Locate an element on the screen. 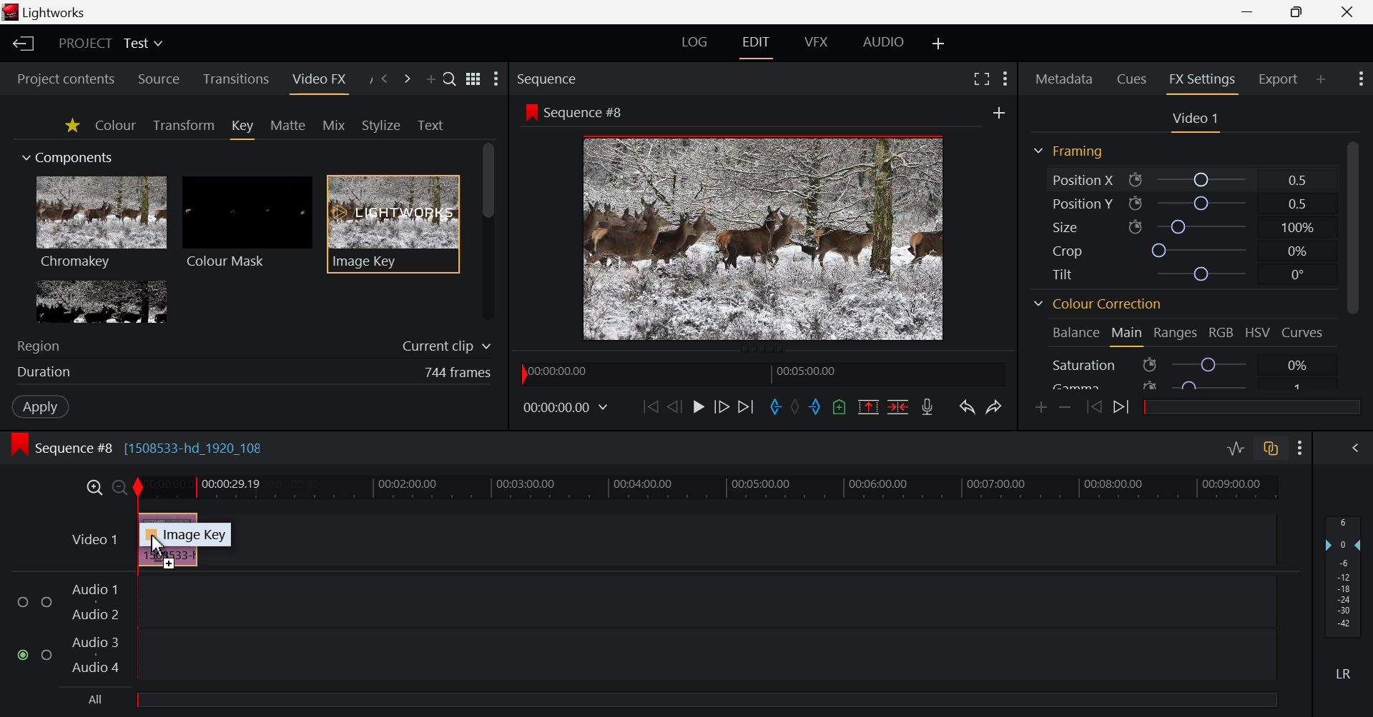  icon is located at coordinates (1150, 364).